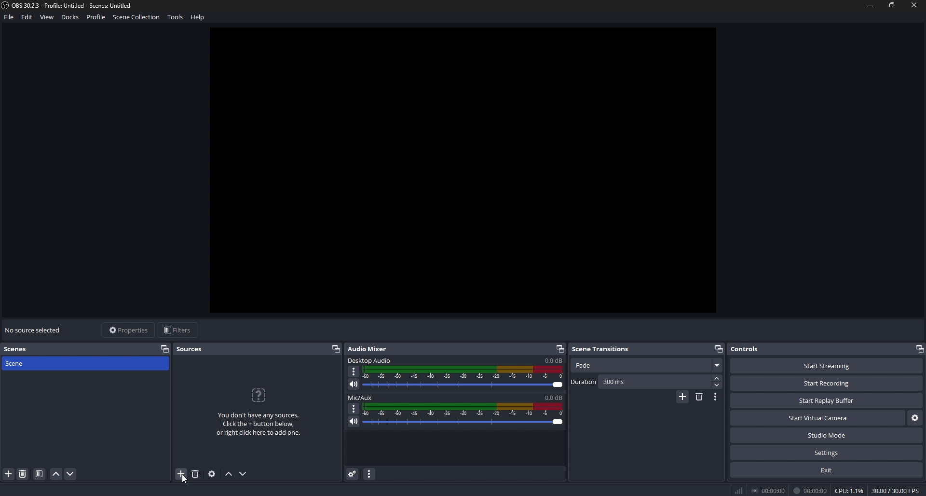 The width and height of the screenshot is (926, 496). What do you see at coordinates (682, 398) in the screenshot?
I see `add transition` at bounding box center [682, 398].